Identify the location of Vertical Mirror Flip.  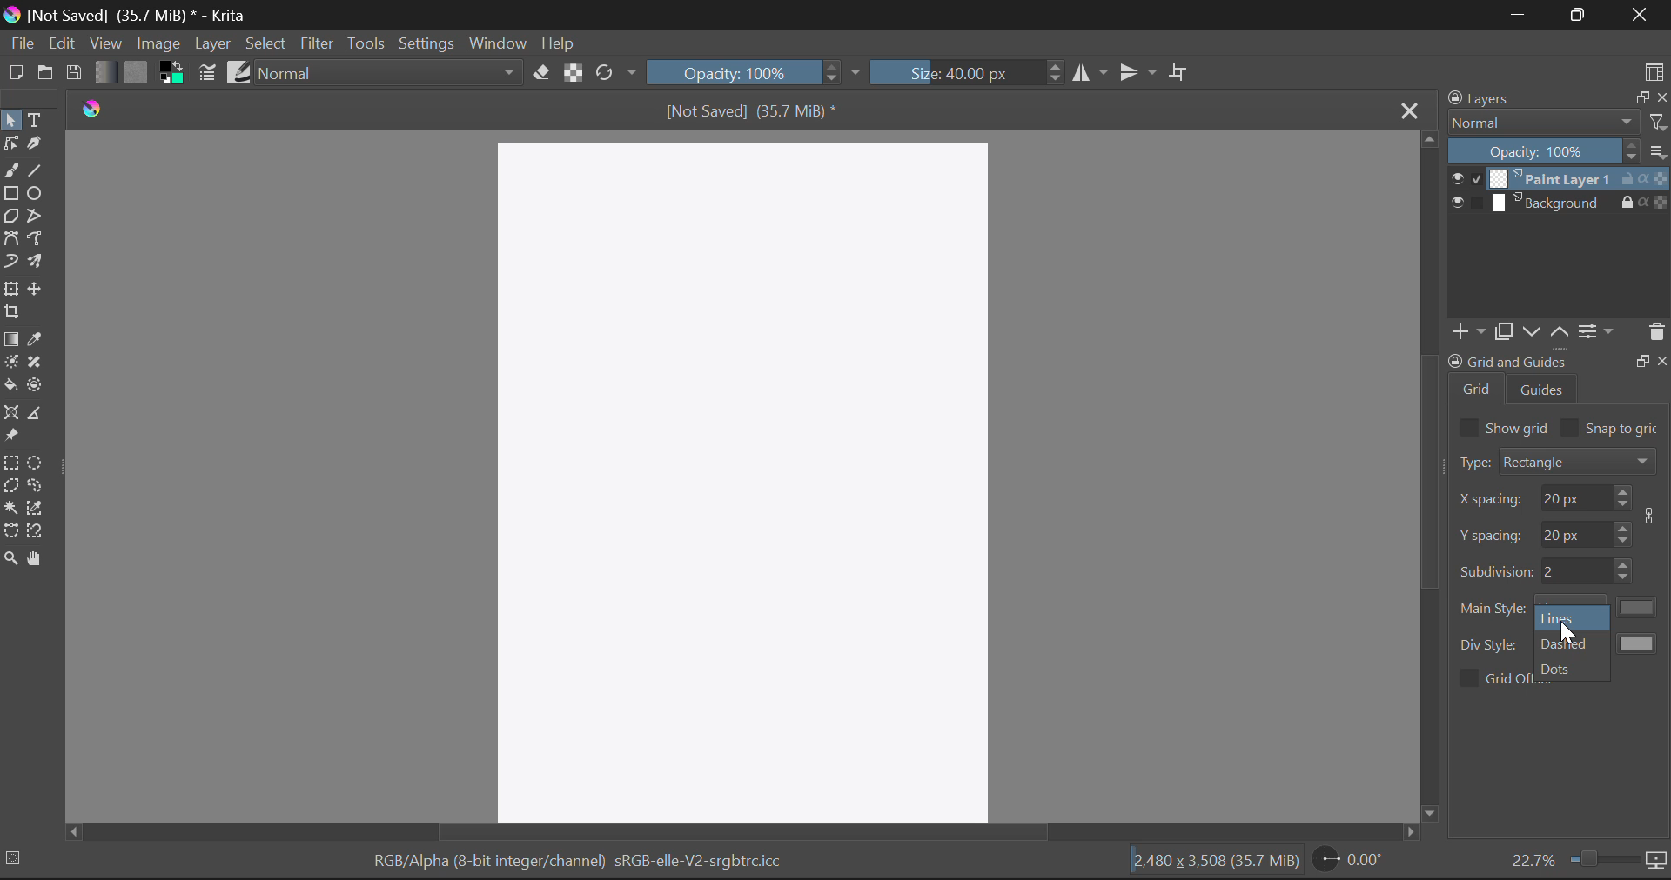
(1091, 74).